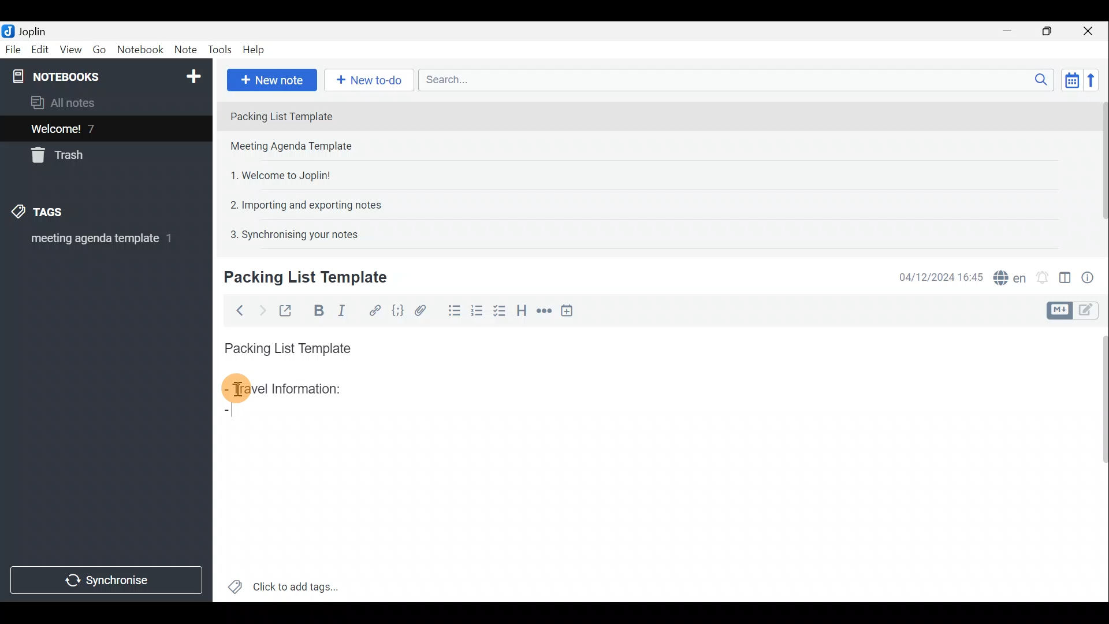  What do you see at coordinates (255, 51) in the screenshot?
I see `Help` at bounding box center [255, 51].